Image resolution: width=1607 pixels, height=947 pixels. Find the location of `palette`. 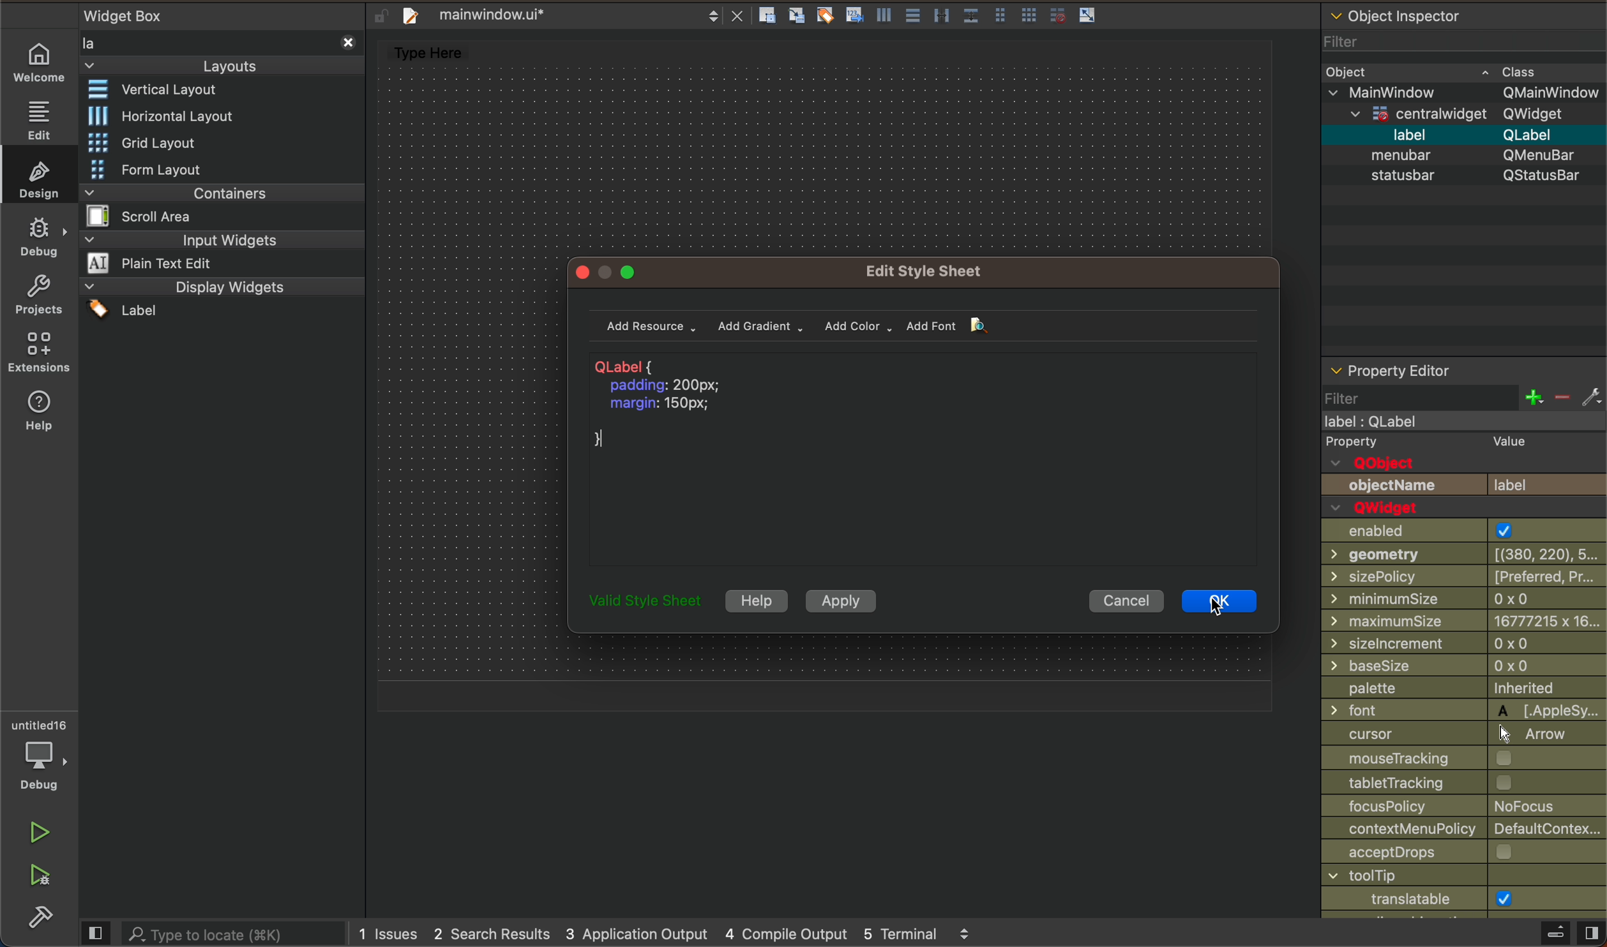

palette is located at coordinates (1463, 688).